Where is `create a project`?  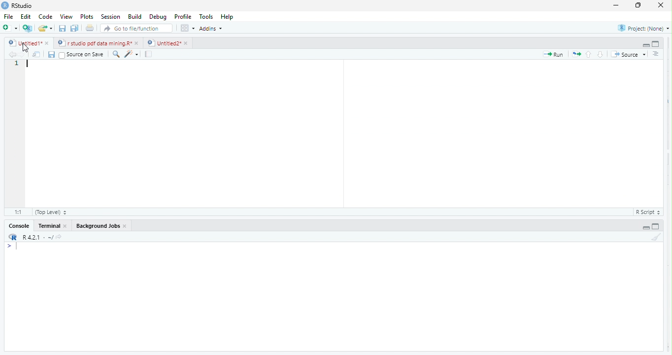
create a project is located at coordinates (27, 28).